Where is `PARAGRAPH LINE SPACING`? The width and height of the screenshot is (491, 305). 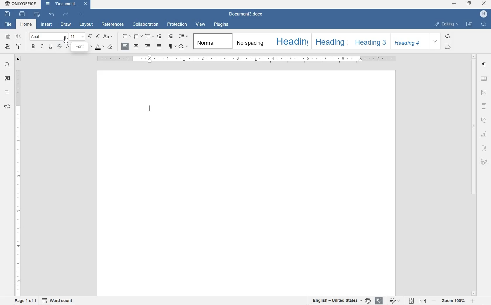
PARAGRAPH LINE SPACING is located at coordinates (184, 36).